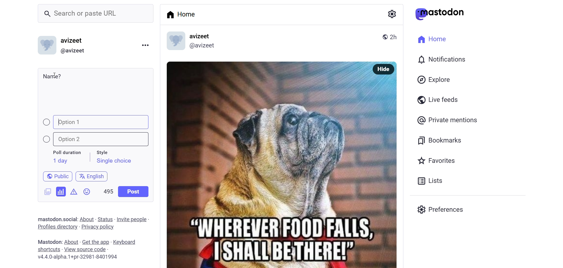 Image resolution: width=563 pixels, height=268 pixels. What do you see at coordinates (73, 41) in the screenshot?
I see `avizeet` at bounding box center [73, 41].